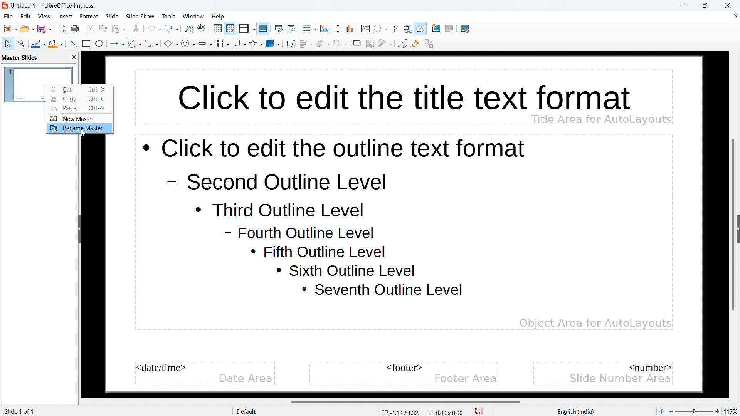 Image resolution: width=740 pixels, height=416 pixels. What do you see at coordinates (154, 29) in the screenshot?
I see `undo` at bounding box center [154, 29].